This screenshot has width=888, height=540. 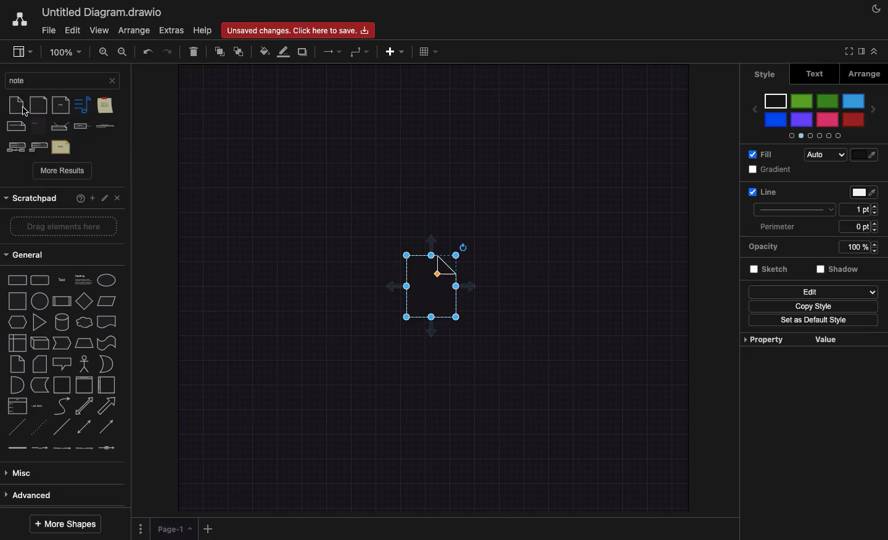 What do you see at coordinates (81, 105) in the screenshot?
I see `note` at bounding box center [81, 105].